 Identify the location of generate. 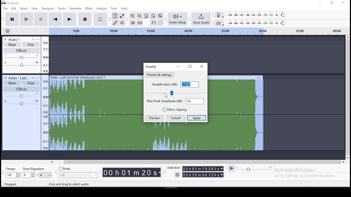
(76, 8).